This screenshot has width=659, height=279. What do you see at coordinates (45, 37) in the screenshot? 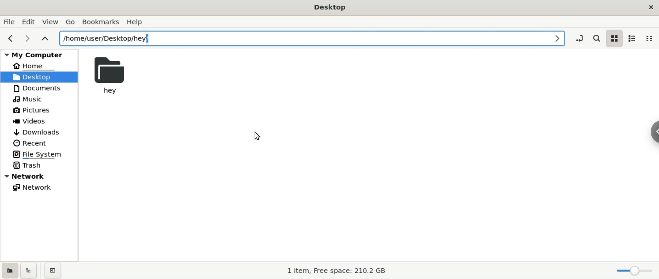
I see `parent folders` at bounding box center [45, 37].